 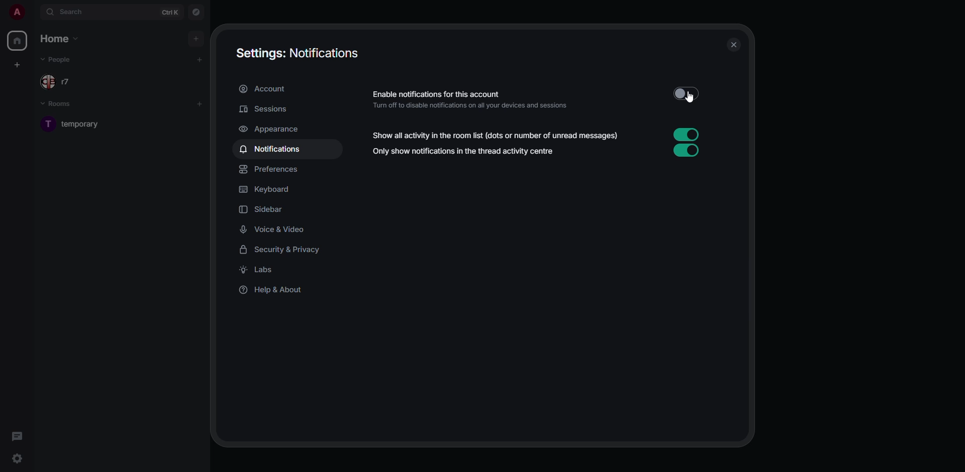 What do you see at coordinates (17, 12) in the screenshot?
I see `profile` at bounding box center [17, 12].